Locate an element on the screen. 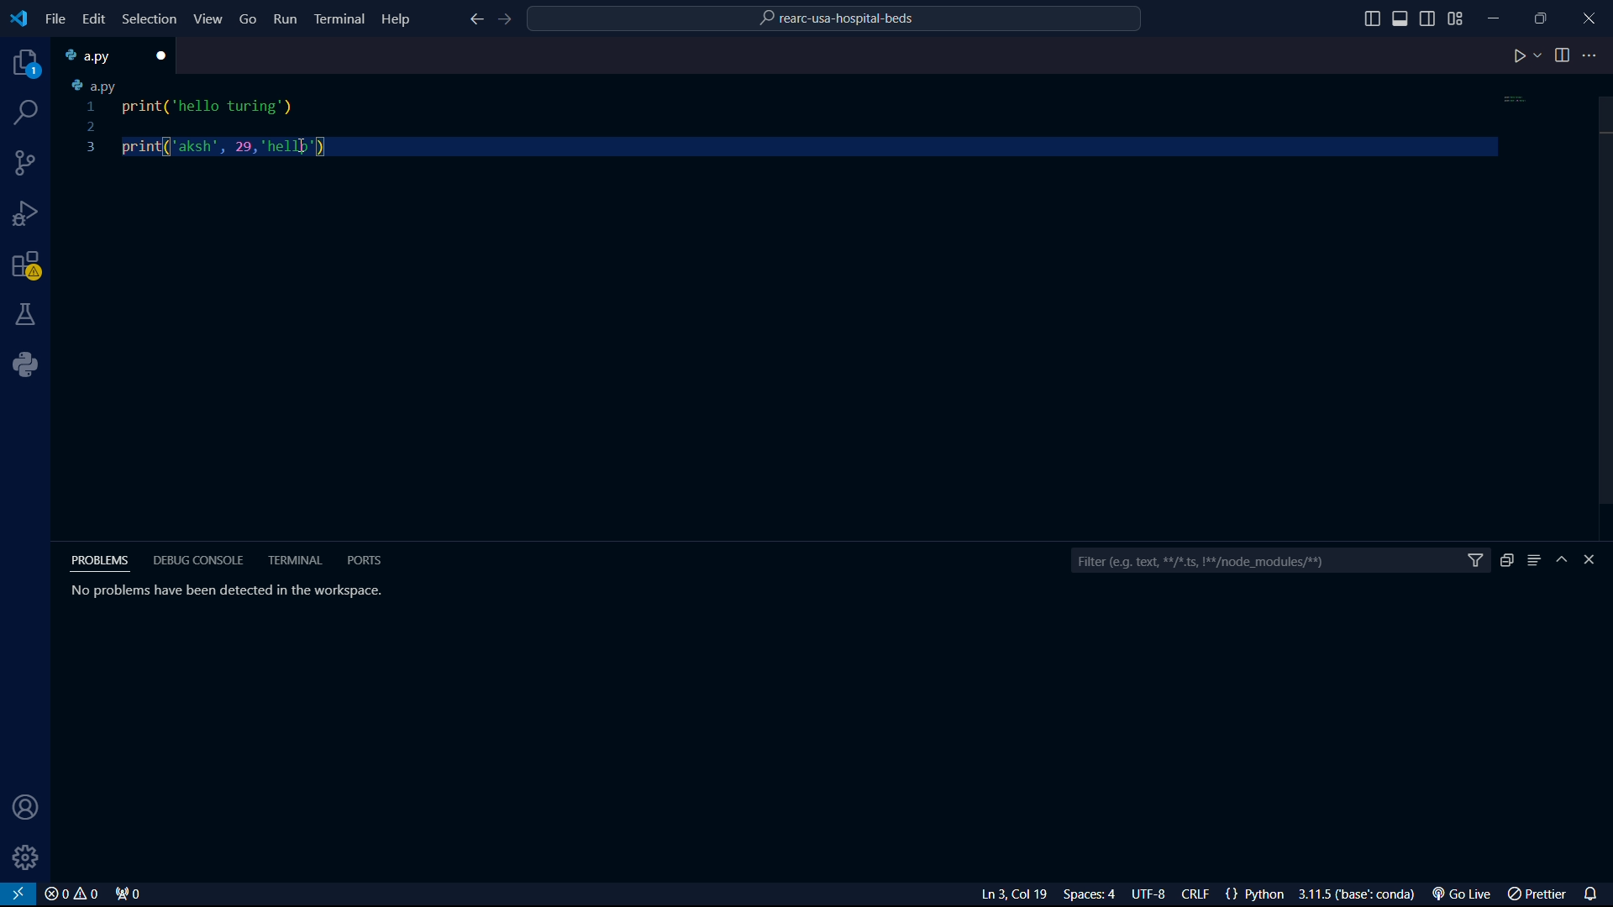 This screenshot has height=907, width=1613. Ln 3 Col 23 is located at coordinates (994, 894).